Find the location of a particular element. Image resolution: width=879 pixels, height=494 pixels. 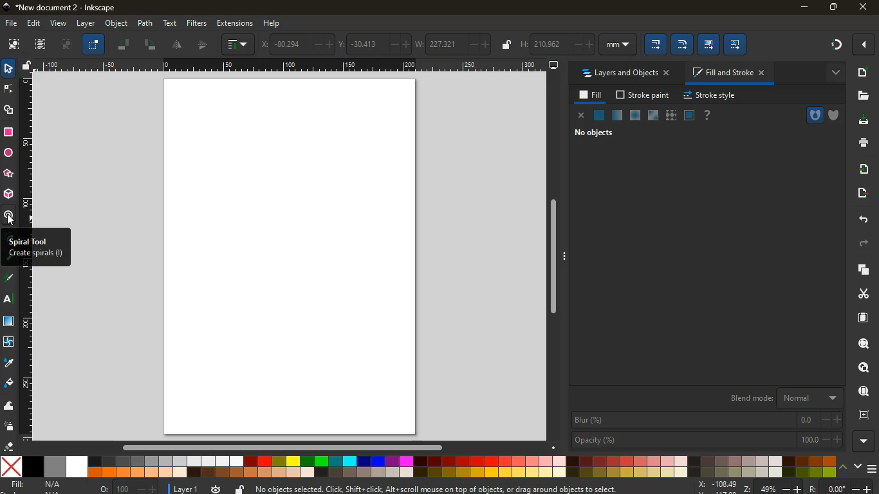

print is located at coordinates (862, 143).